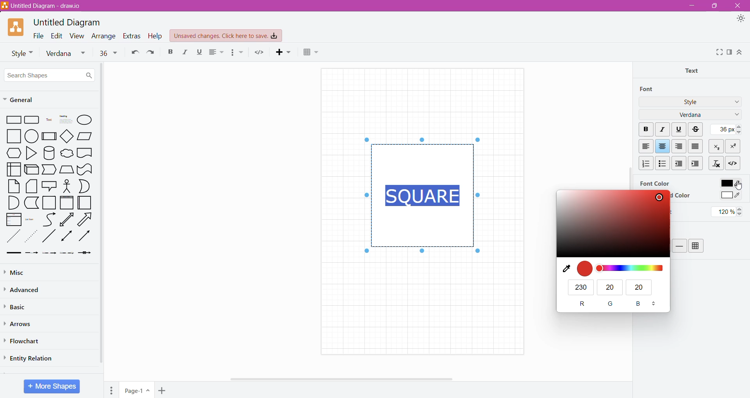 The image size is (750, 398). What do you see at coordinates (38, 35) in the screenshot?
I see `File` at bounding box center [38, 35].